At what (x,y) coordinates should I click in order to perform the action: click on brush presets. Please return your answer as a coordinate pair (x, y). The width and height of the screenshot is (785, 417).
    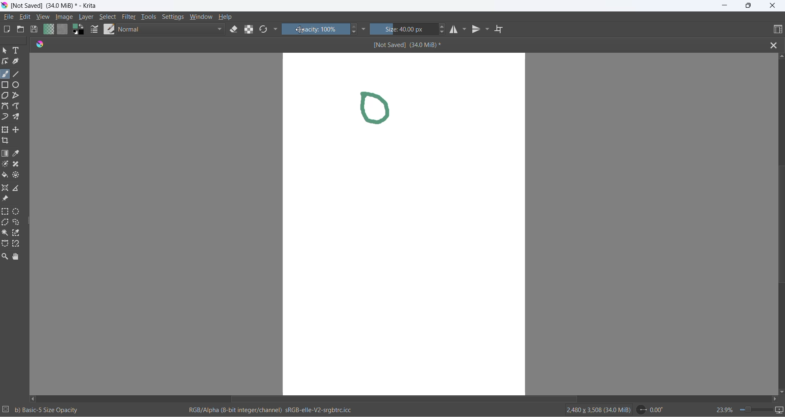
    Looking at the image, I should click on (108, 30).